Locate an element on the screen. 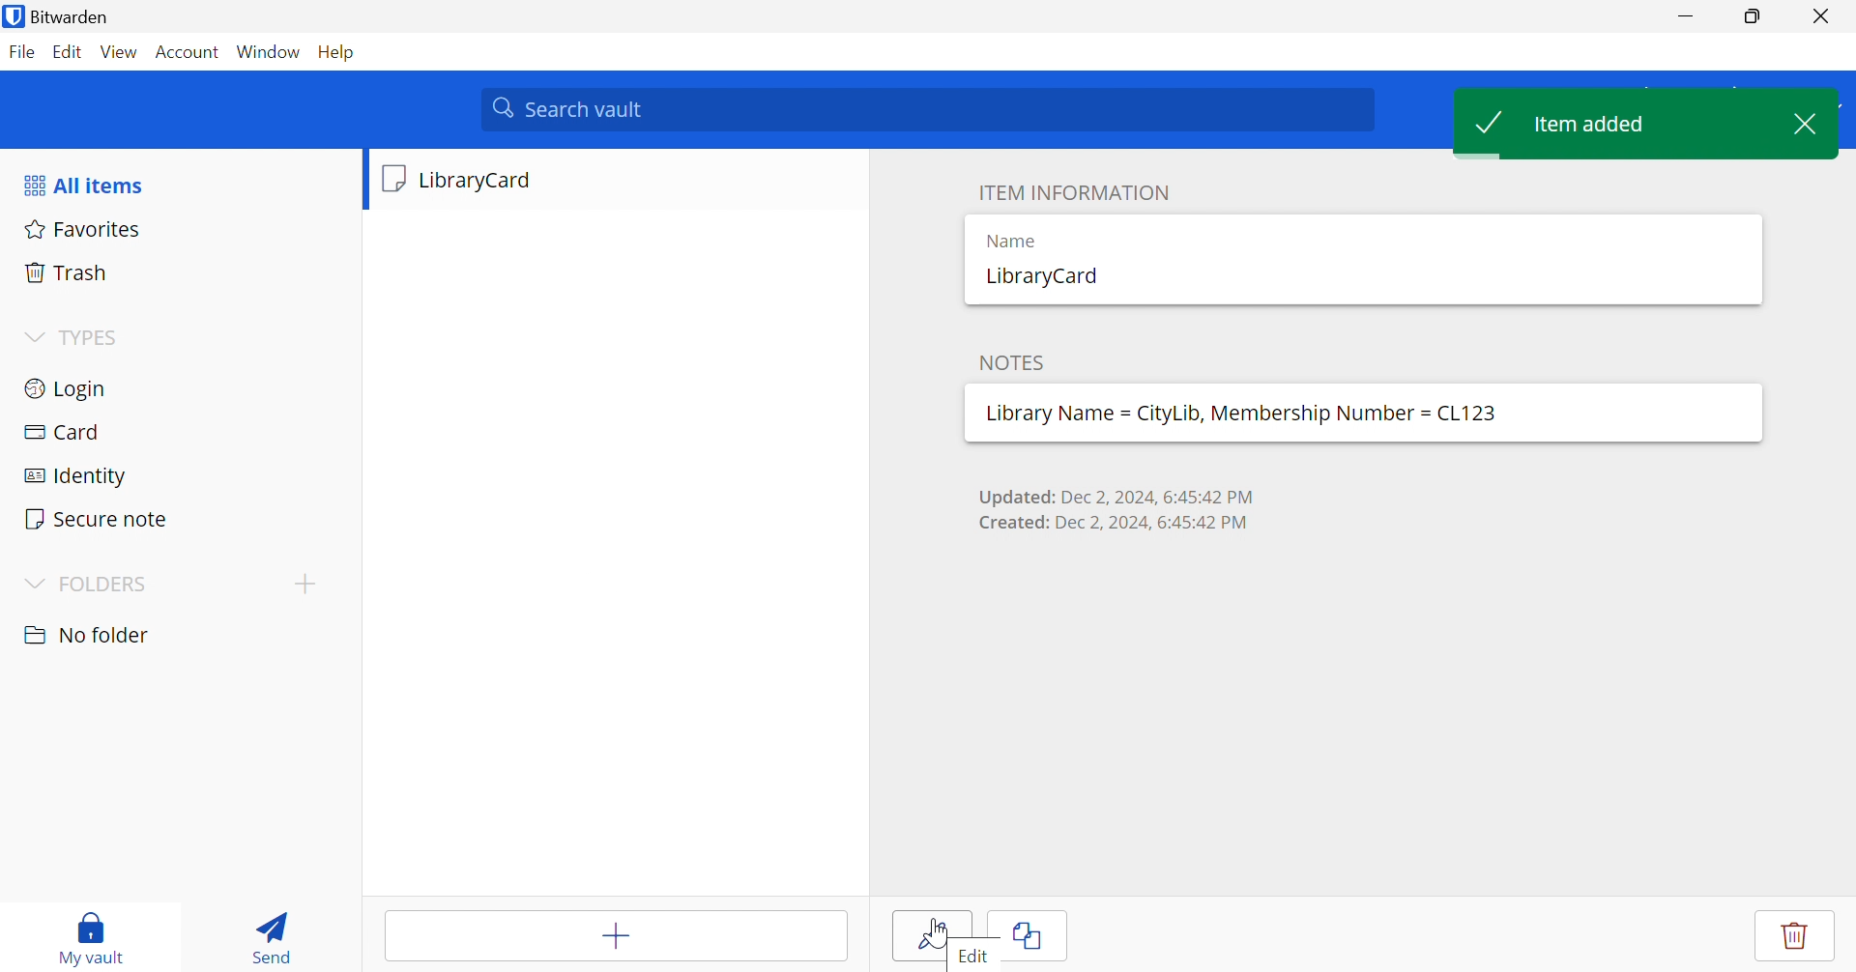 Image resolution: width=1856 pixels, height=972 pixels. File is located at coordinates (22, 53).